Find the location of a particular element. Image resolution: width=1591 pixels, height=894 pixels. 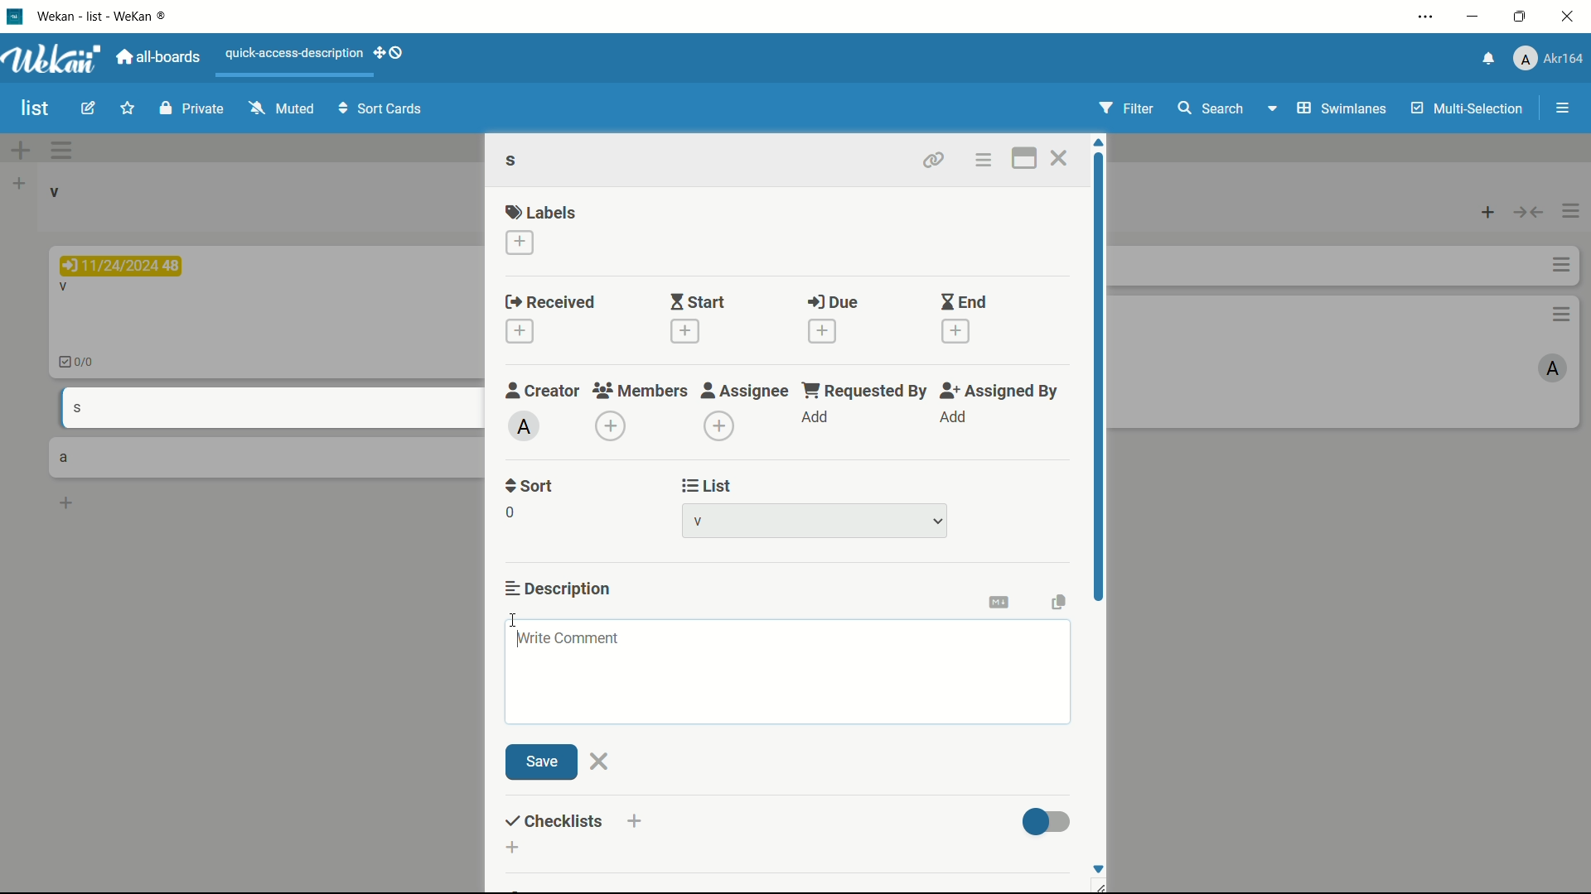

description is located at coordinates (558, 588).